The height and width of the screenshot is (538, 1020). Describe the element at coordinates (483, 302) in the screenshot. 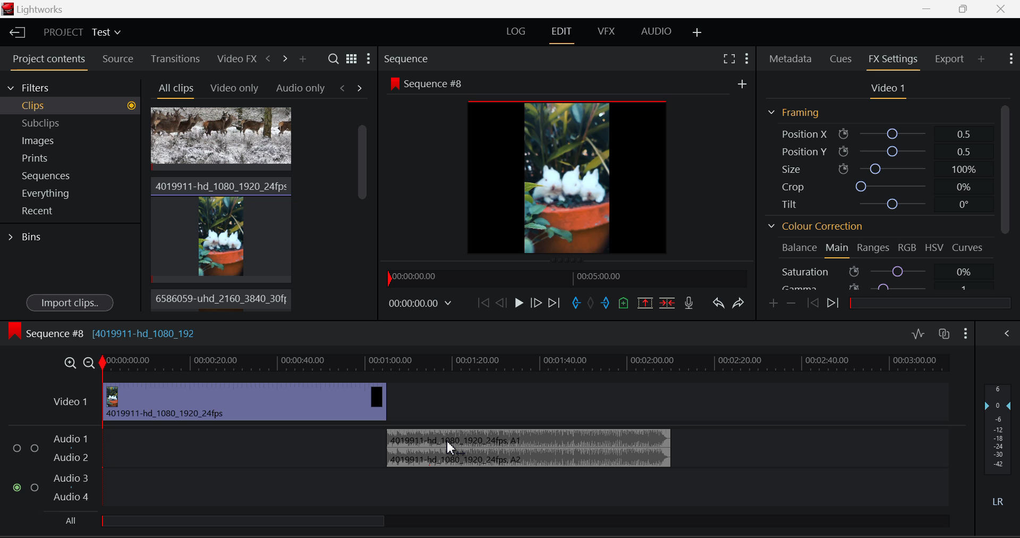

I see `To Start` at that location.